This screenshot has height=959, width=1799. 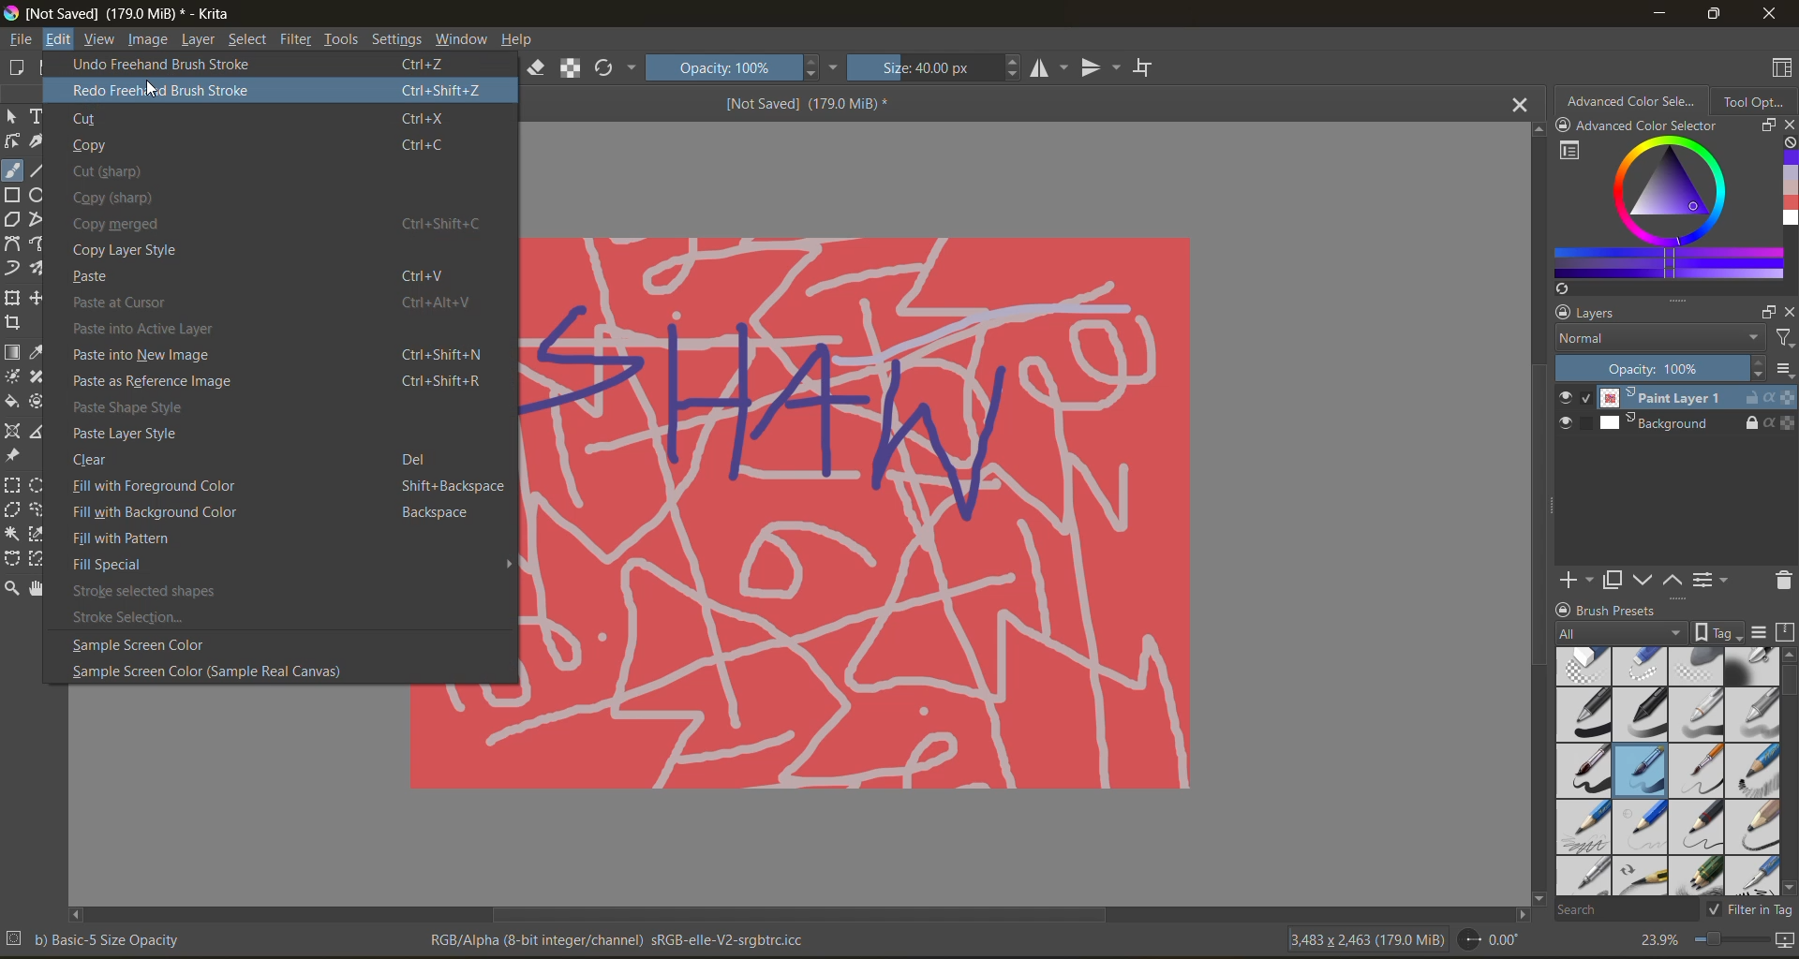 What do you see at coordinates (16, 457) in the screenshot?
I see `reference image tool` at bounding box center [16, 457].